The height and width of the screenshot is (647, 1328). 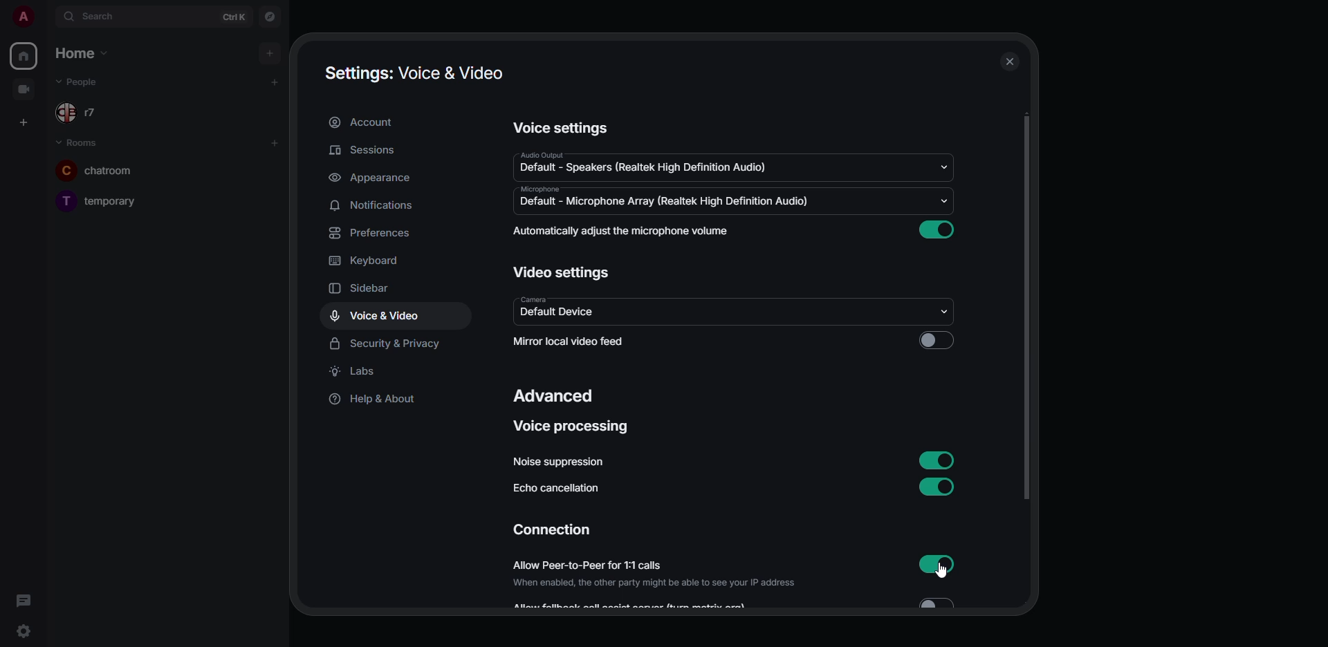 What do you see at coordinates (939, 228) in the screenshot?
I see `enabled` at bounding box center [939, 228].